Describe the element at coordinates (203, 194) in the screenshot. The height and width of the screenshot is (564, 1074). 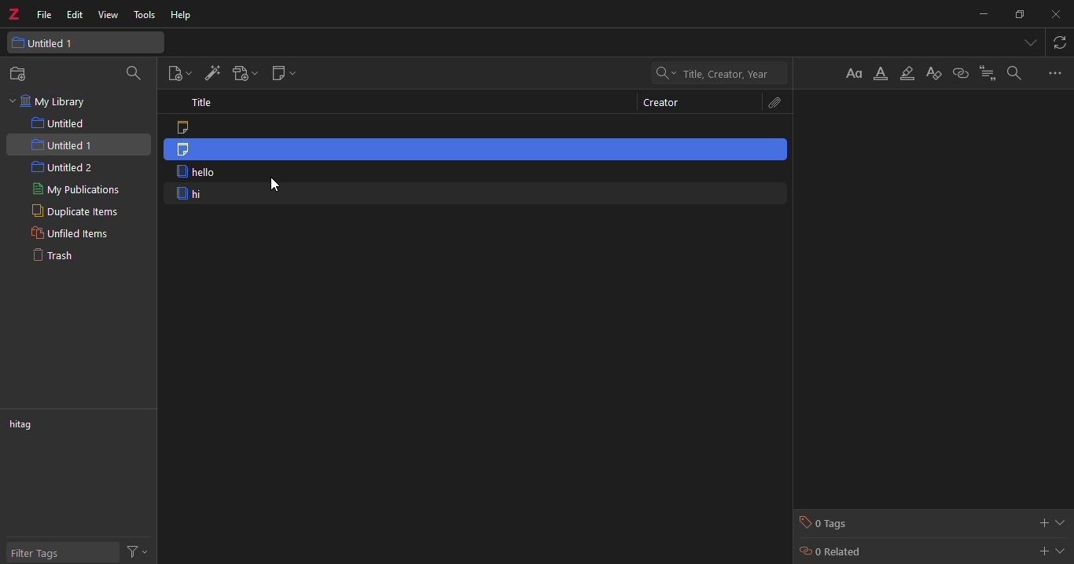
I see `hi` at that location.